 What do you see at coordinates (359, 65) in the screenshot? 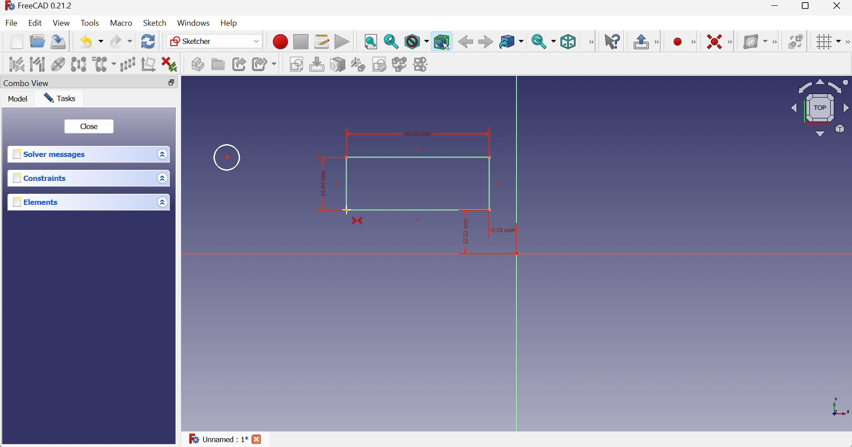
I see `Reorient sketch...` at bounding box center [359, 65].